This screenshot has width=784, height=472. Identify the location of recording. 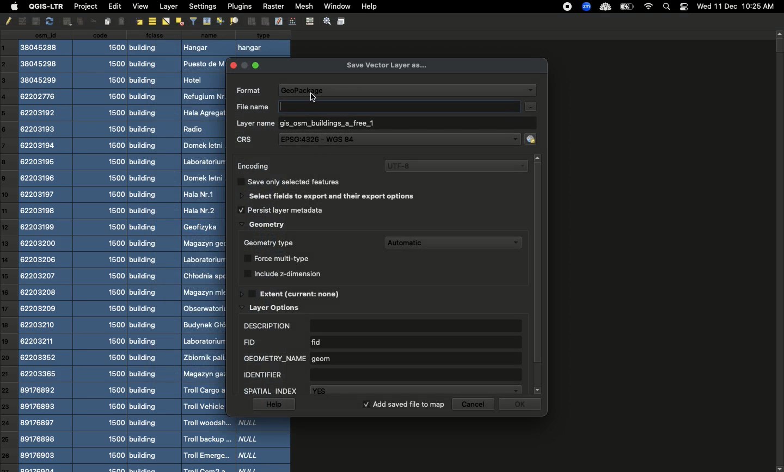
(565, 7).